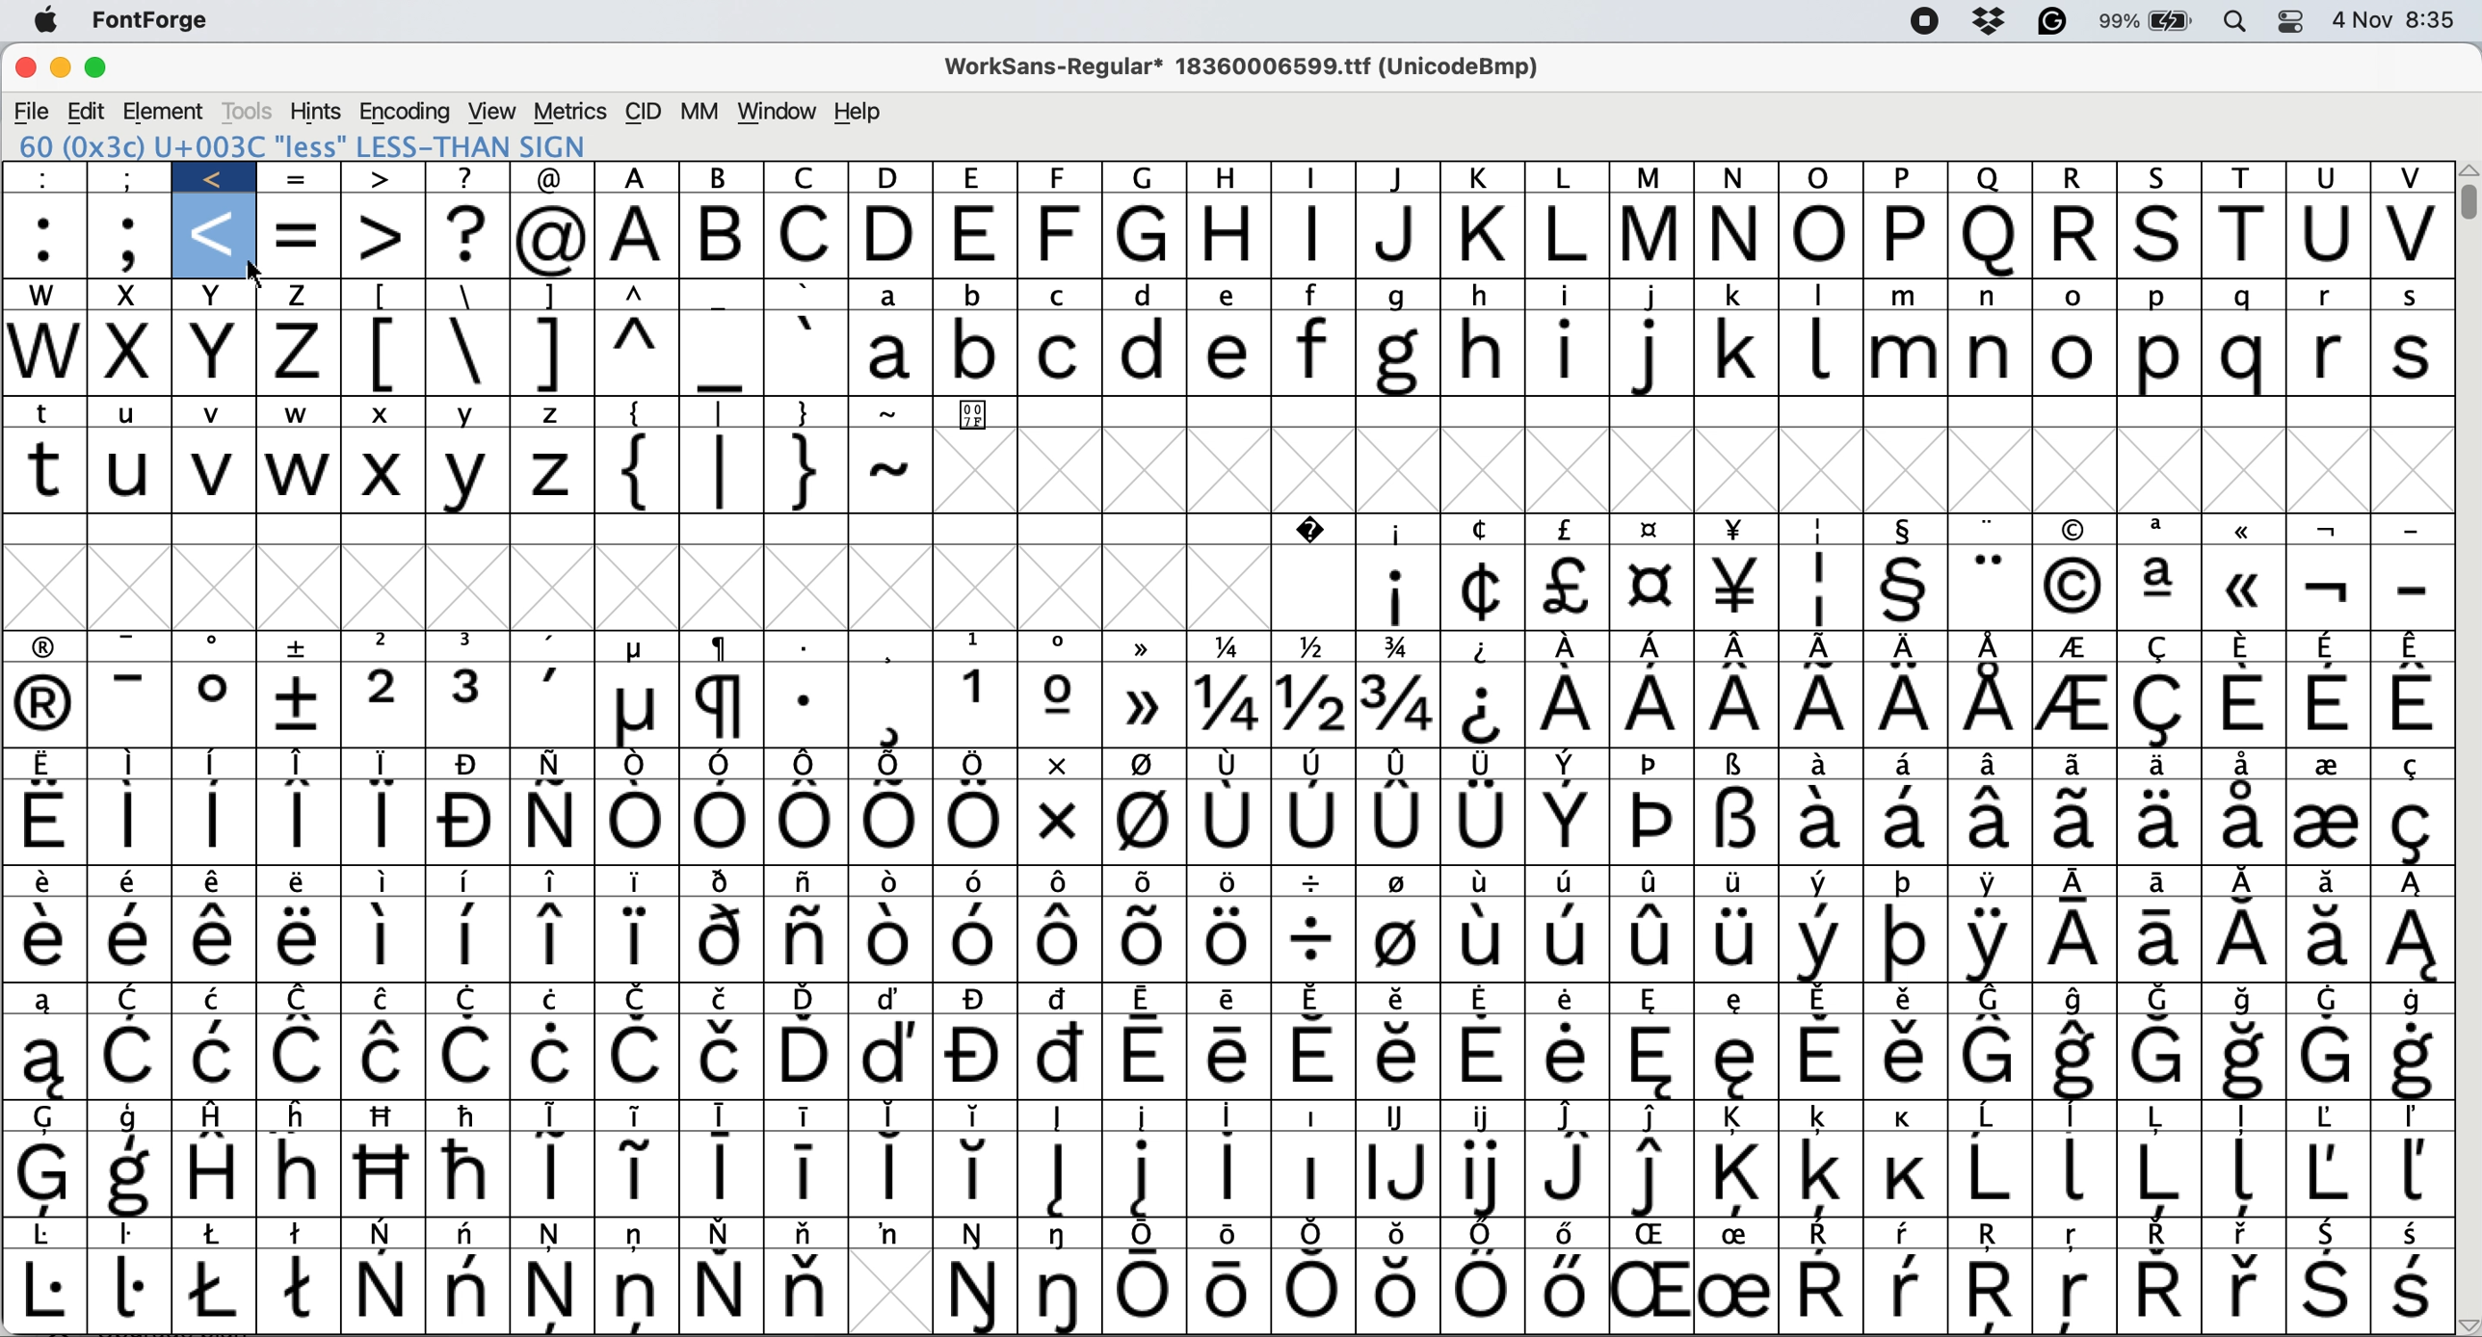 The width and height of the screenshot is (2482, 1337). I want to click on x, so click(216, 296).